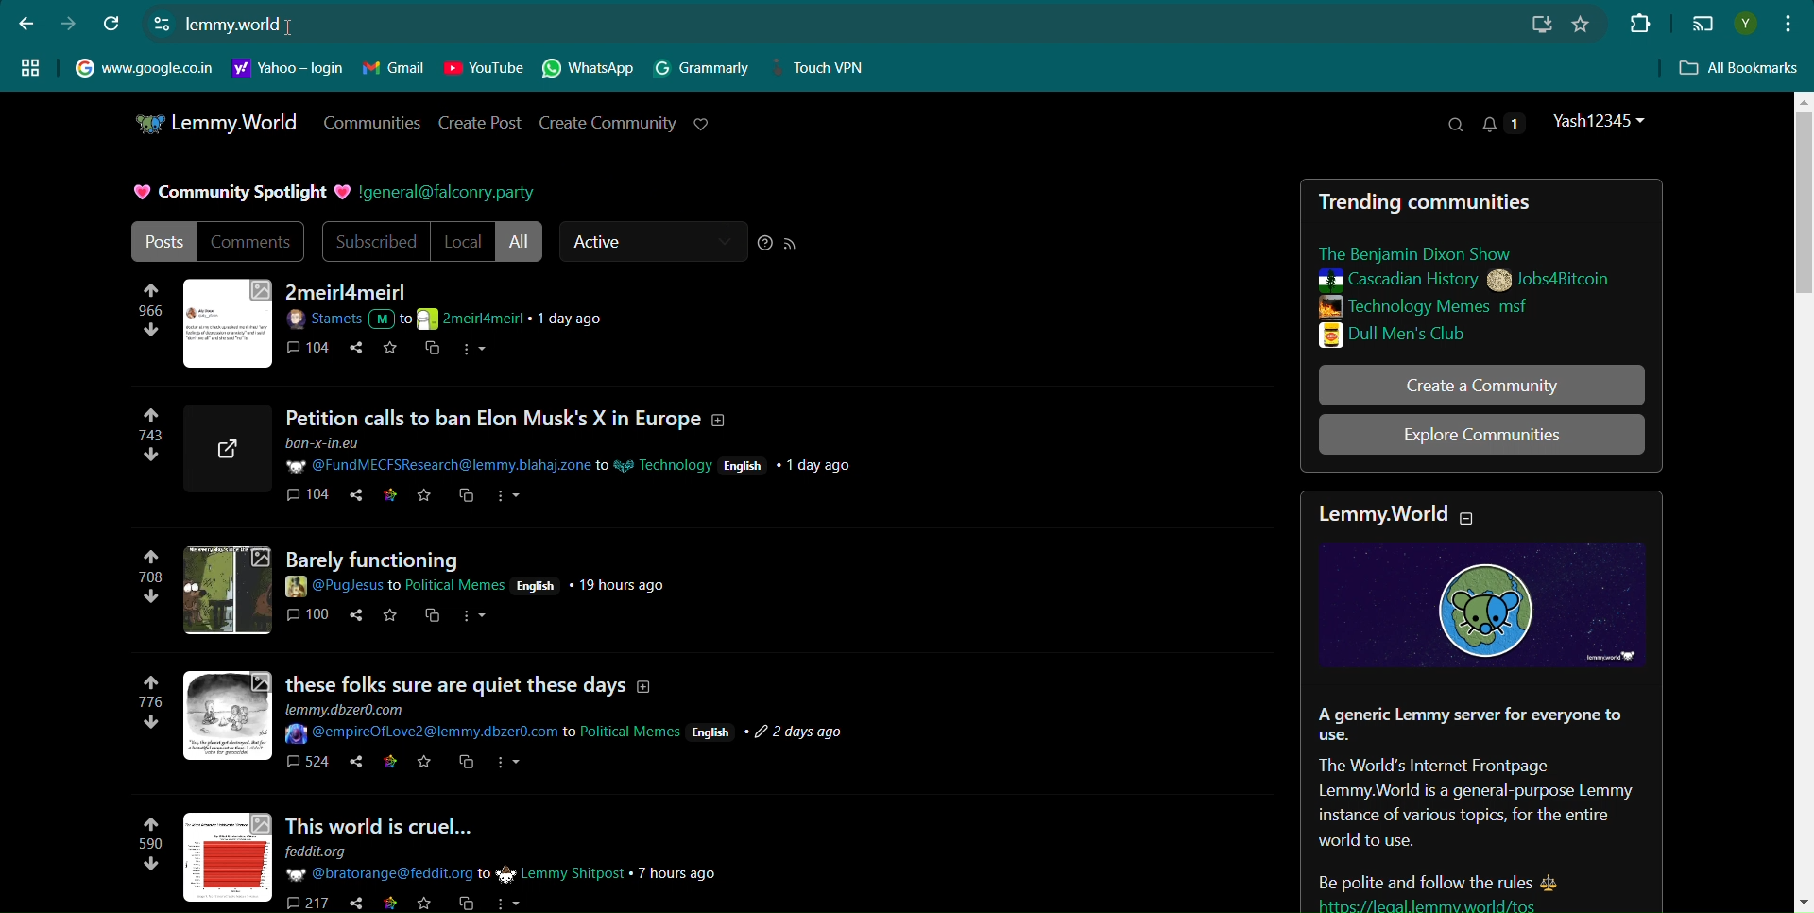  I want to click on 776, so click(153, 711).